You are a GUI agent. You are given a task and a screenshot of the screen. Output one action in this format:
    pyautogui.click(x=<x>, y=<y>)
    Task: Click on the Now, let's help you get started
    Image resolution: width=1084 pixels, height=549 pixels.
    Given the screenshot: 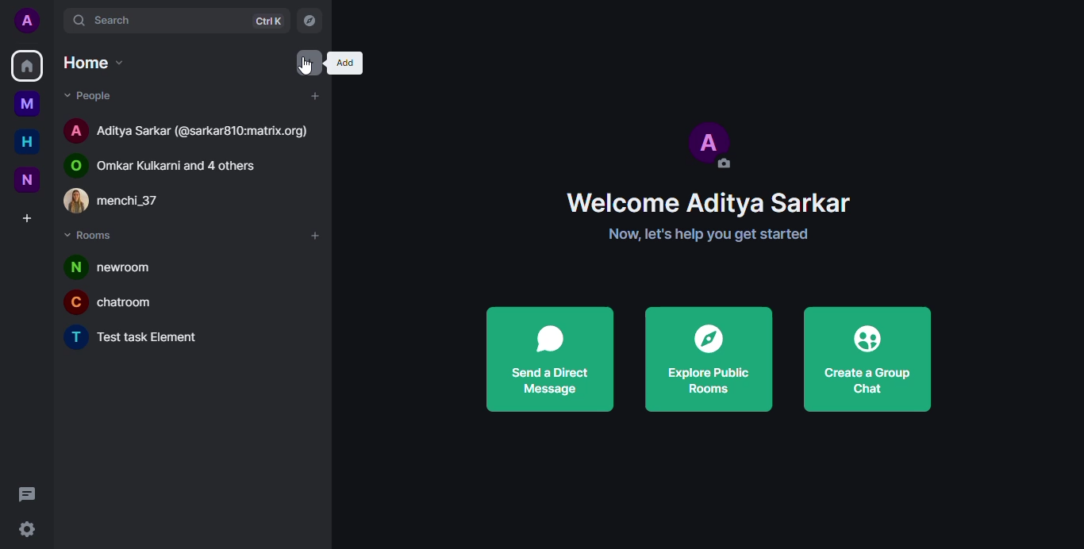 What is the action you would take?
    pyautogui.click(x=713, y=234)
    